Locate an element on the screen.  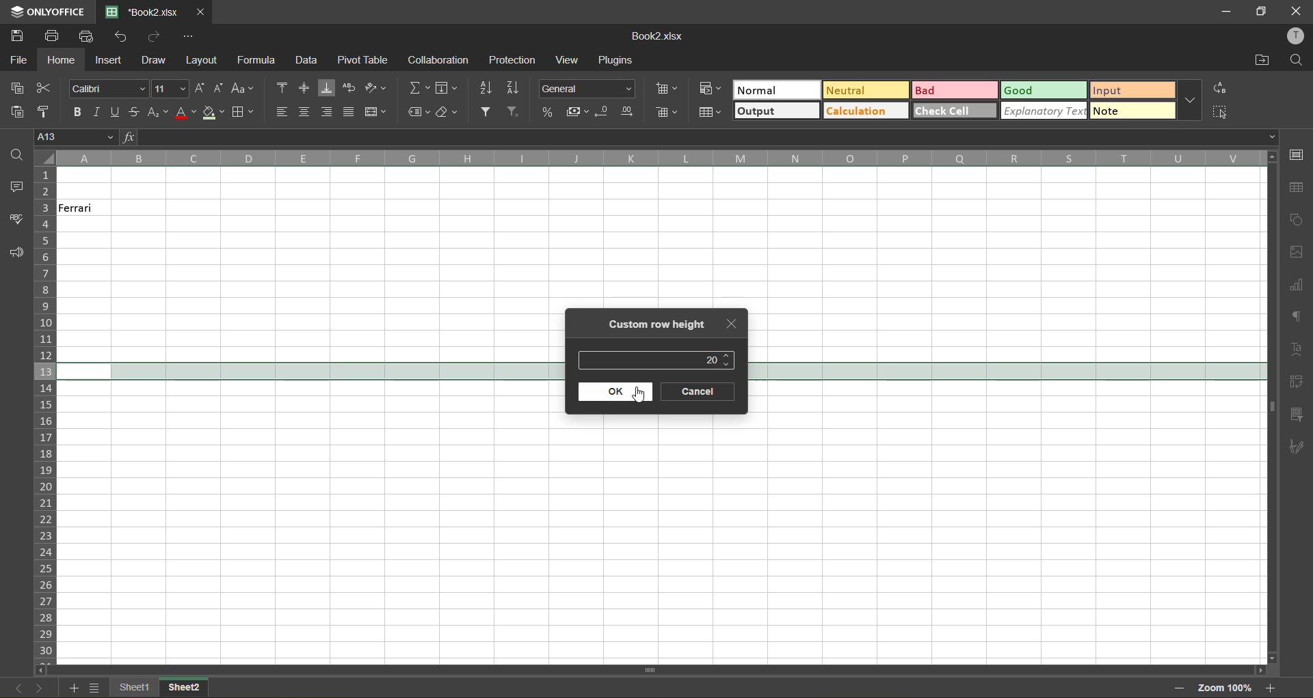
replace is located at coordinates (1218, 87).